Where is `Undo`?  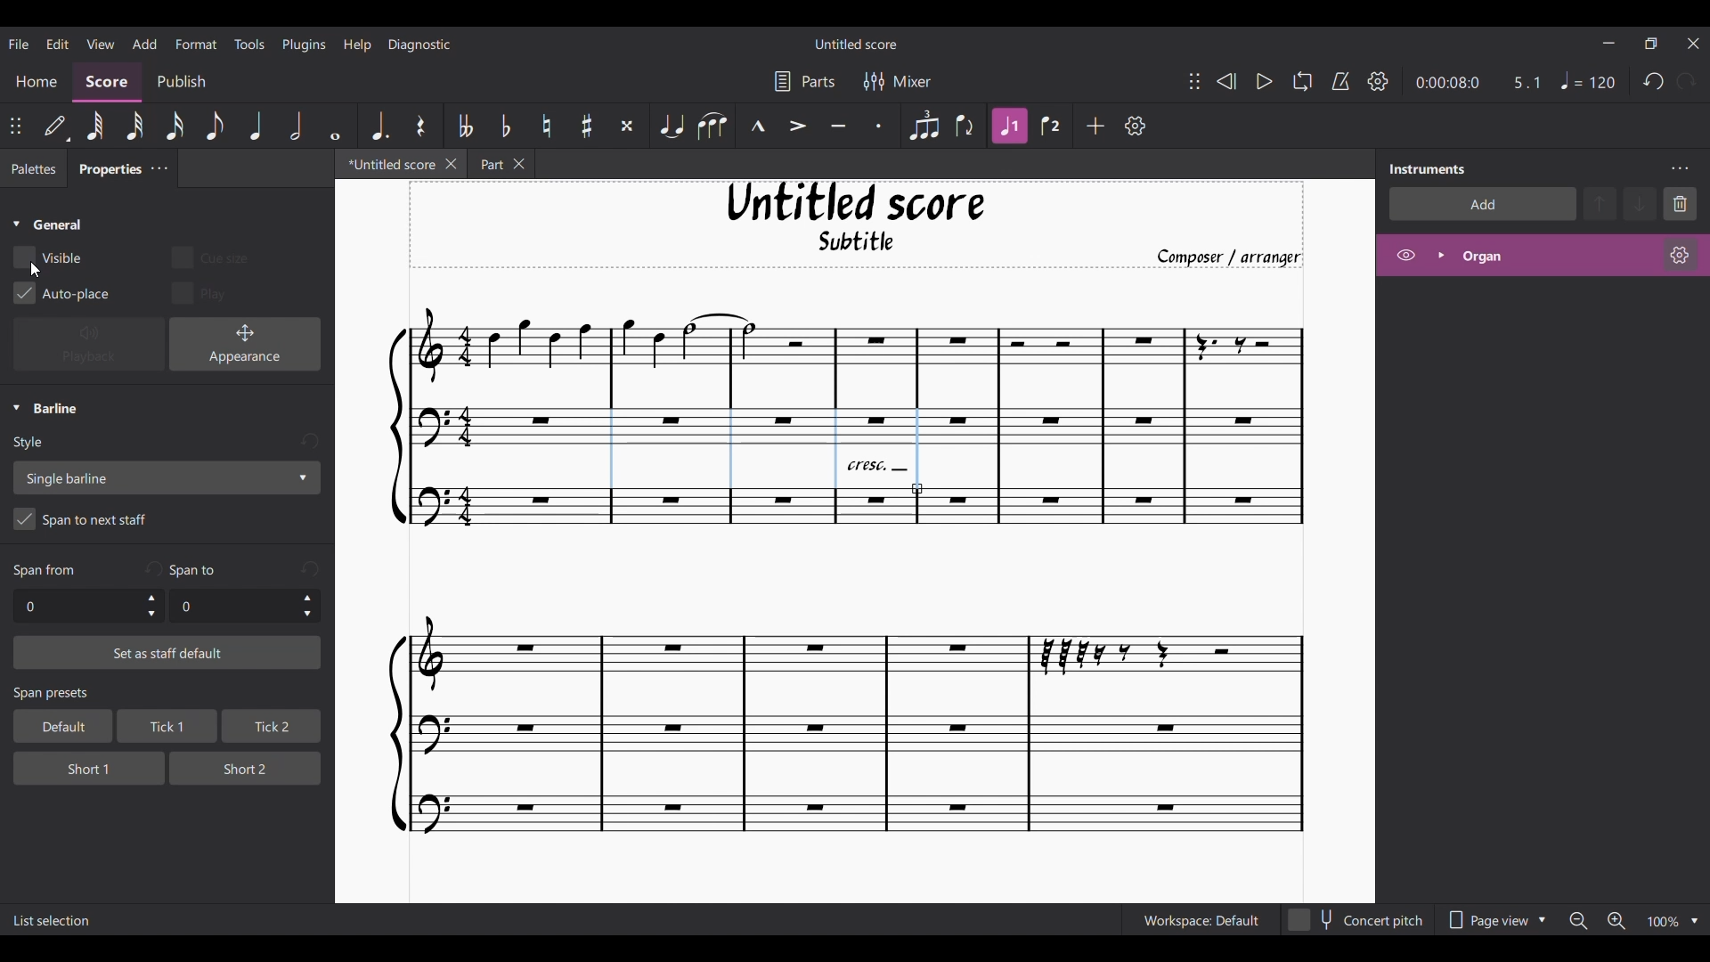 Undo is located at coordinates (1654, 82).